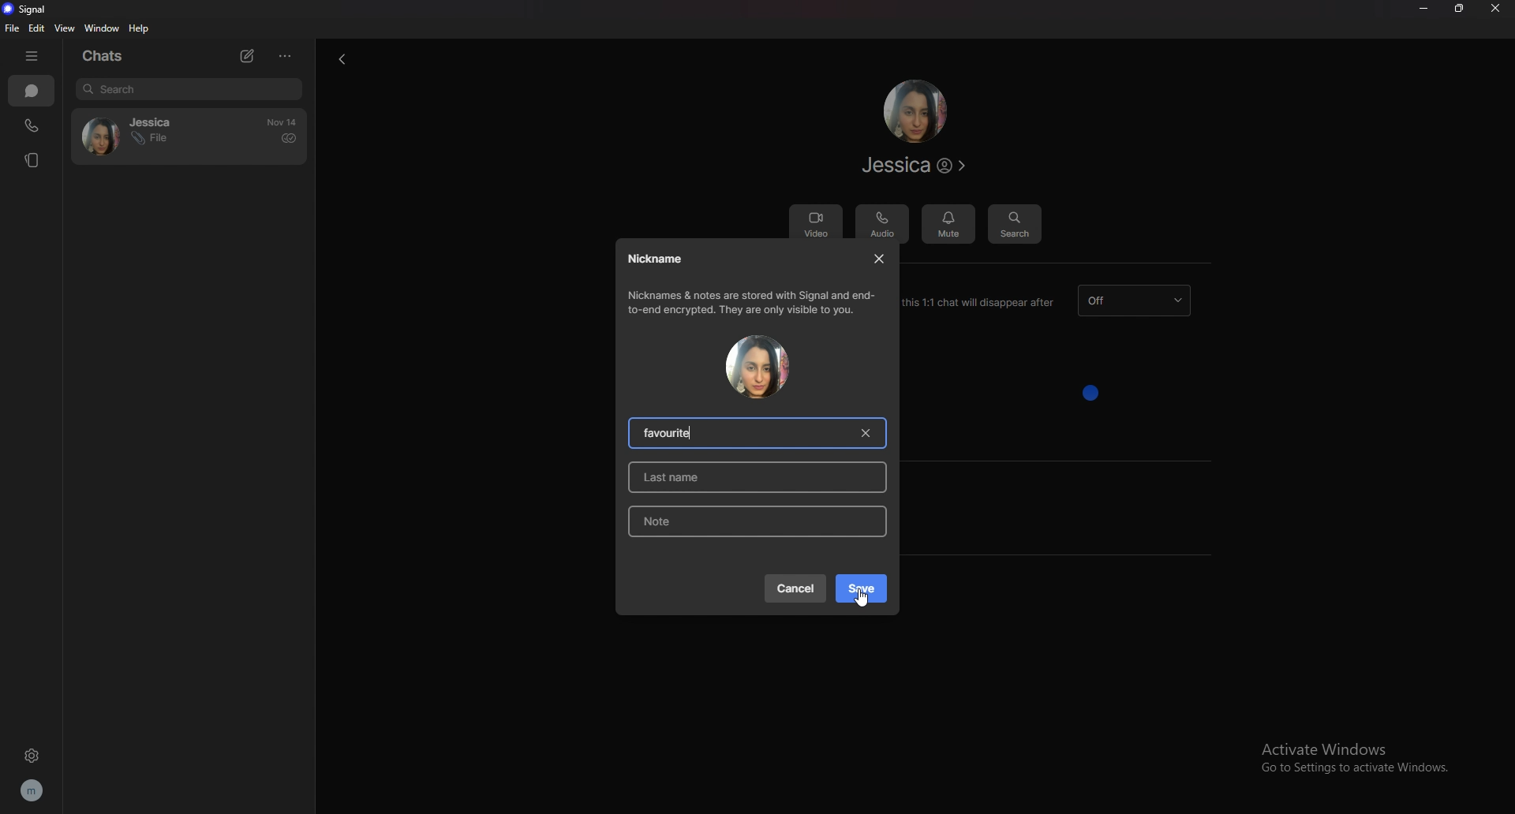 This screenshot has height=814, width=1515. Describe the element at coordinates (1137, 301) in the screenshot. I see `dissapearing message` at that location.